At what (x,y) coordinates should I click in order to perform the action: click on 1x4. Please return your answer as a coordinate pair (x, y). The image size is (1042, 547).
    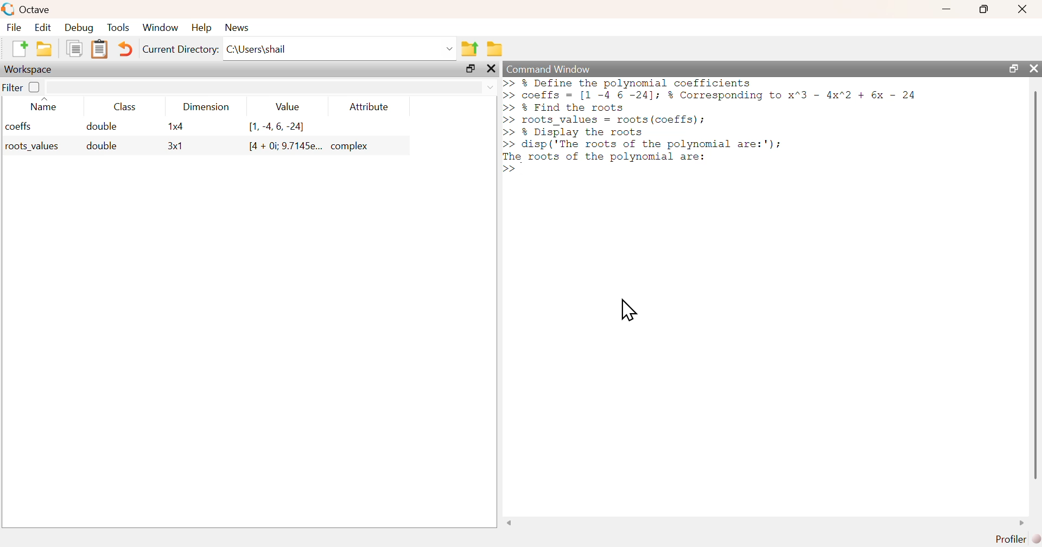
    Looking at the image, I should click on (175, 126).